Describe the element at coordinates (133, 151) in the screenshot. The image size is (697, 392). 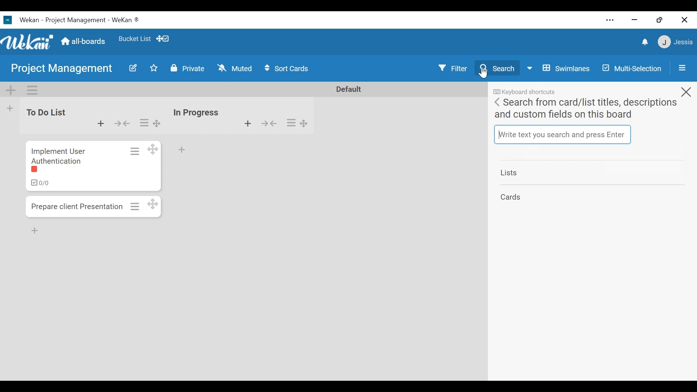
I see `Card actions` at that location.